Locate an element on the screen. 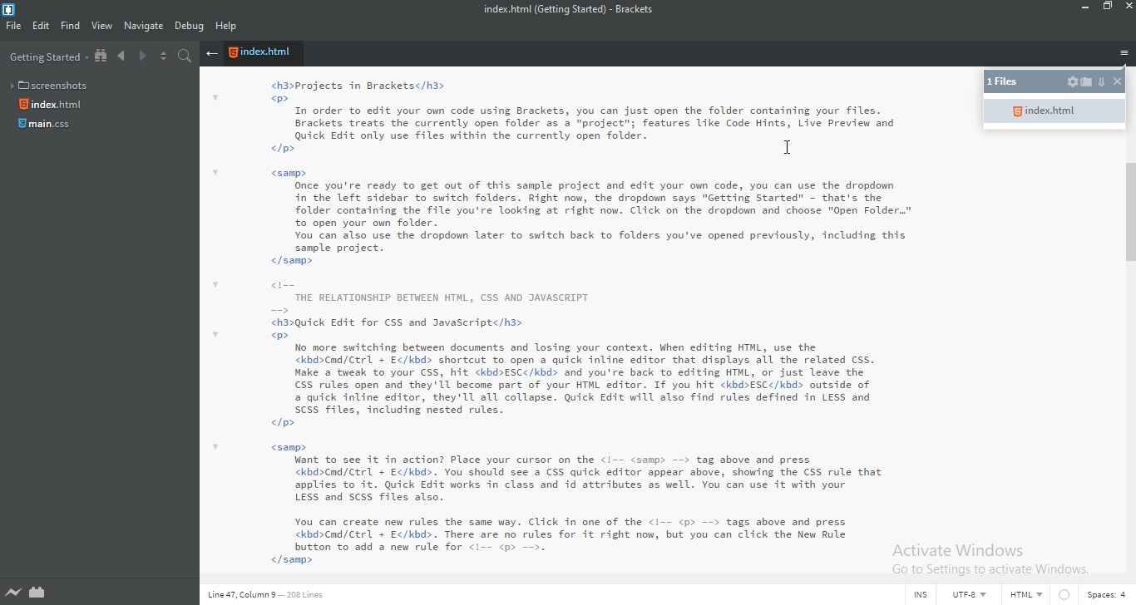 The image size is (1136, 605). Index.html is located at coordinates (53, 105).